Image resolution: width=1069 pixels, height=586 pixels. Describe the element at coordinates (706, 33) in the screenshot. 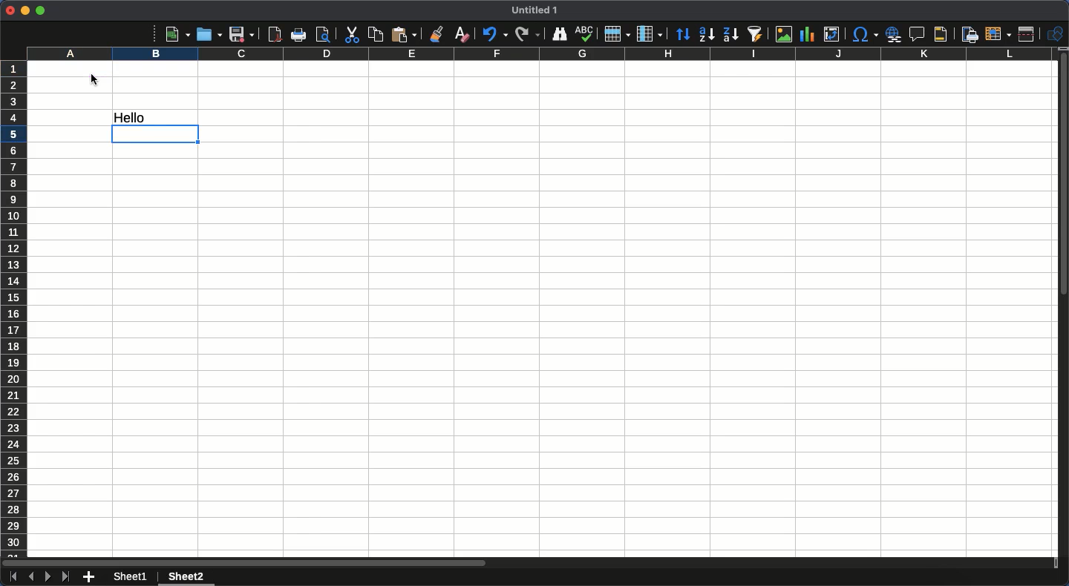

I see `Ascending` at that location.